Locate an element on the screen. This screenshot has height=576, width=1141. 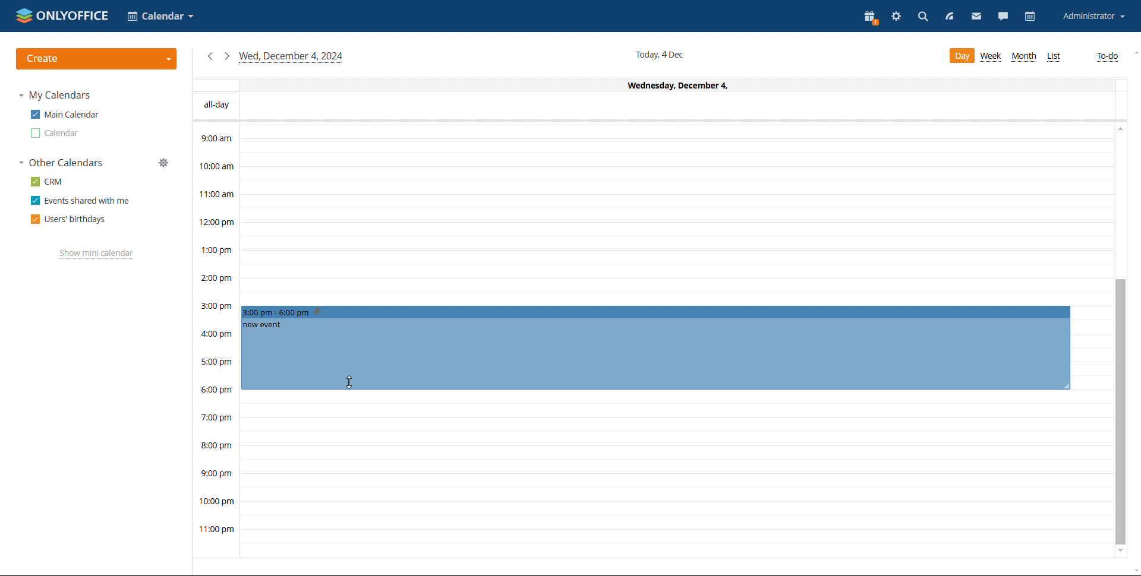
feed is located at coordinates (948, 17).